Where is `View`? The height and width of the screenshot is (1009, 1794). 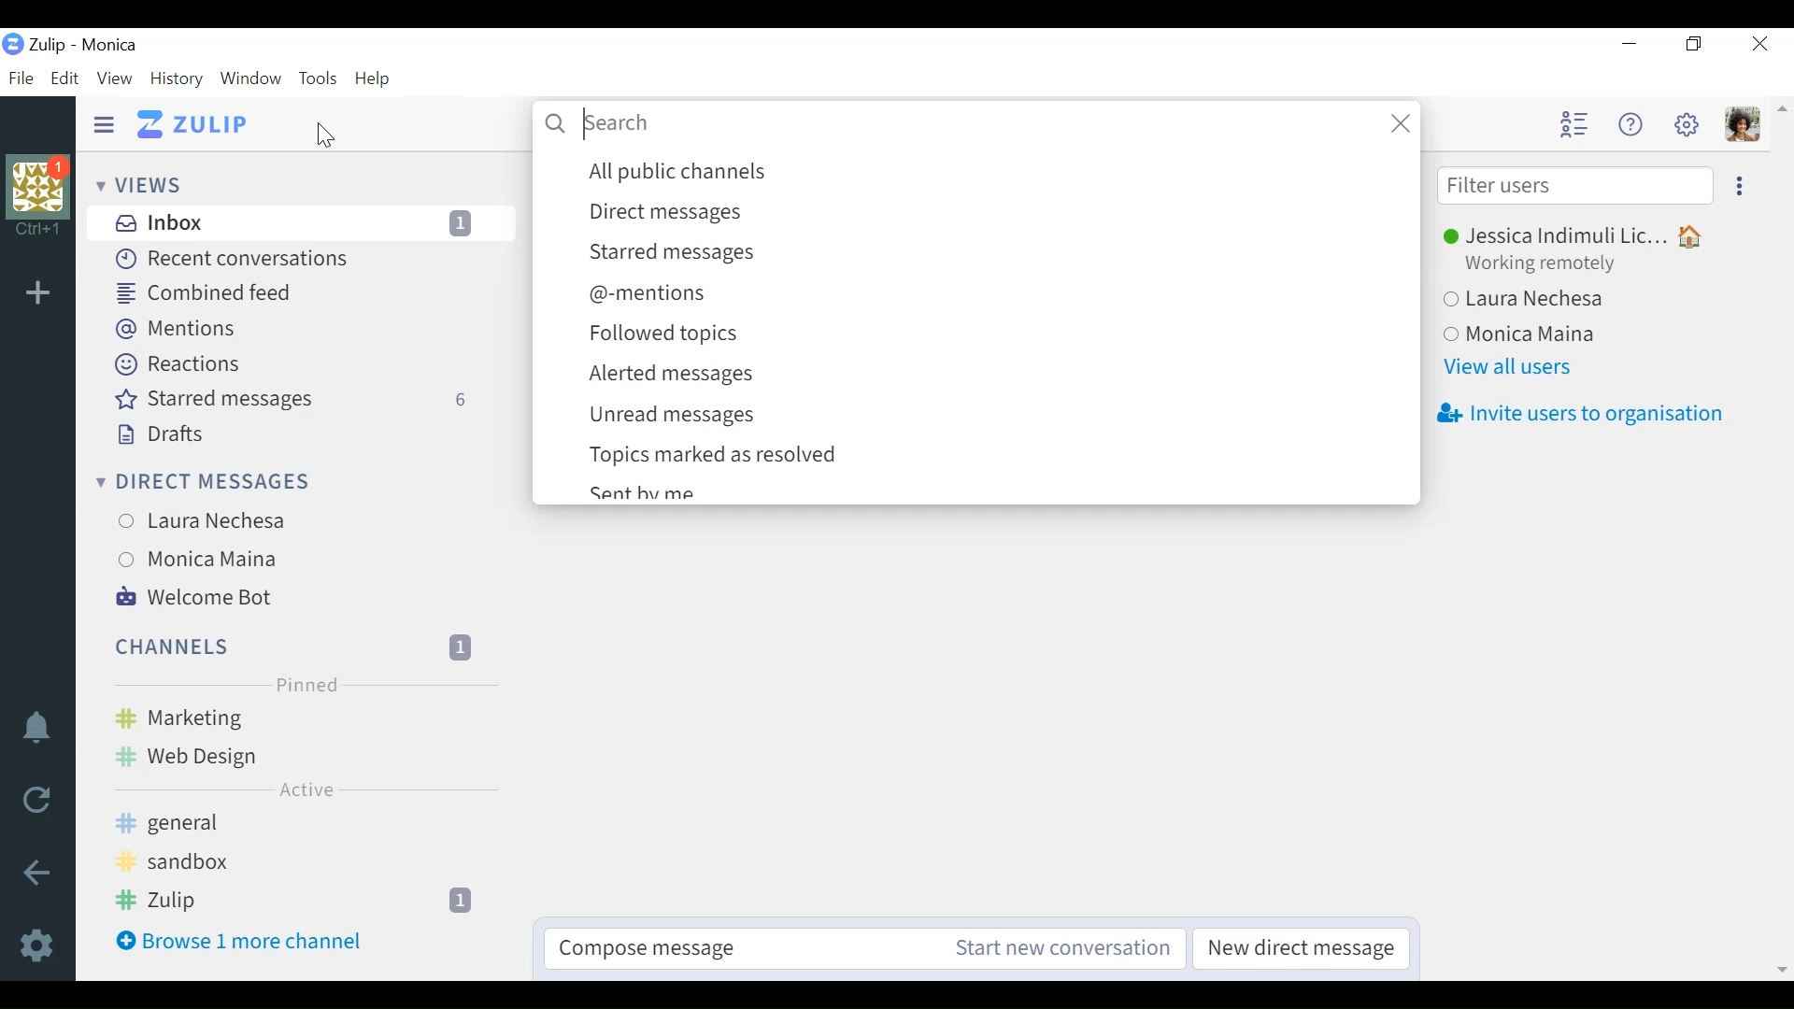 View is located at coordinates (114, 78).